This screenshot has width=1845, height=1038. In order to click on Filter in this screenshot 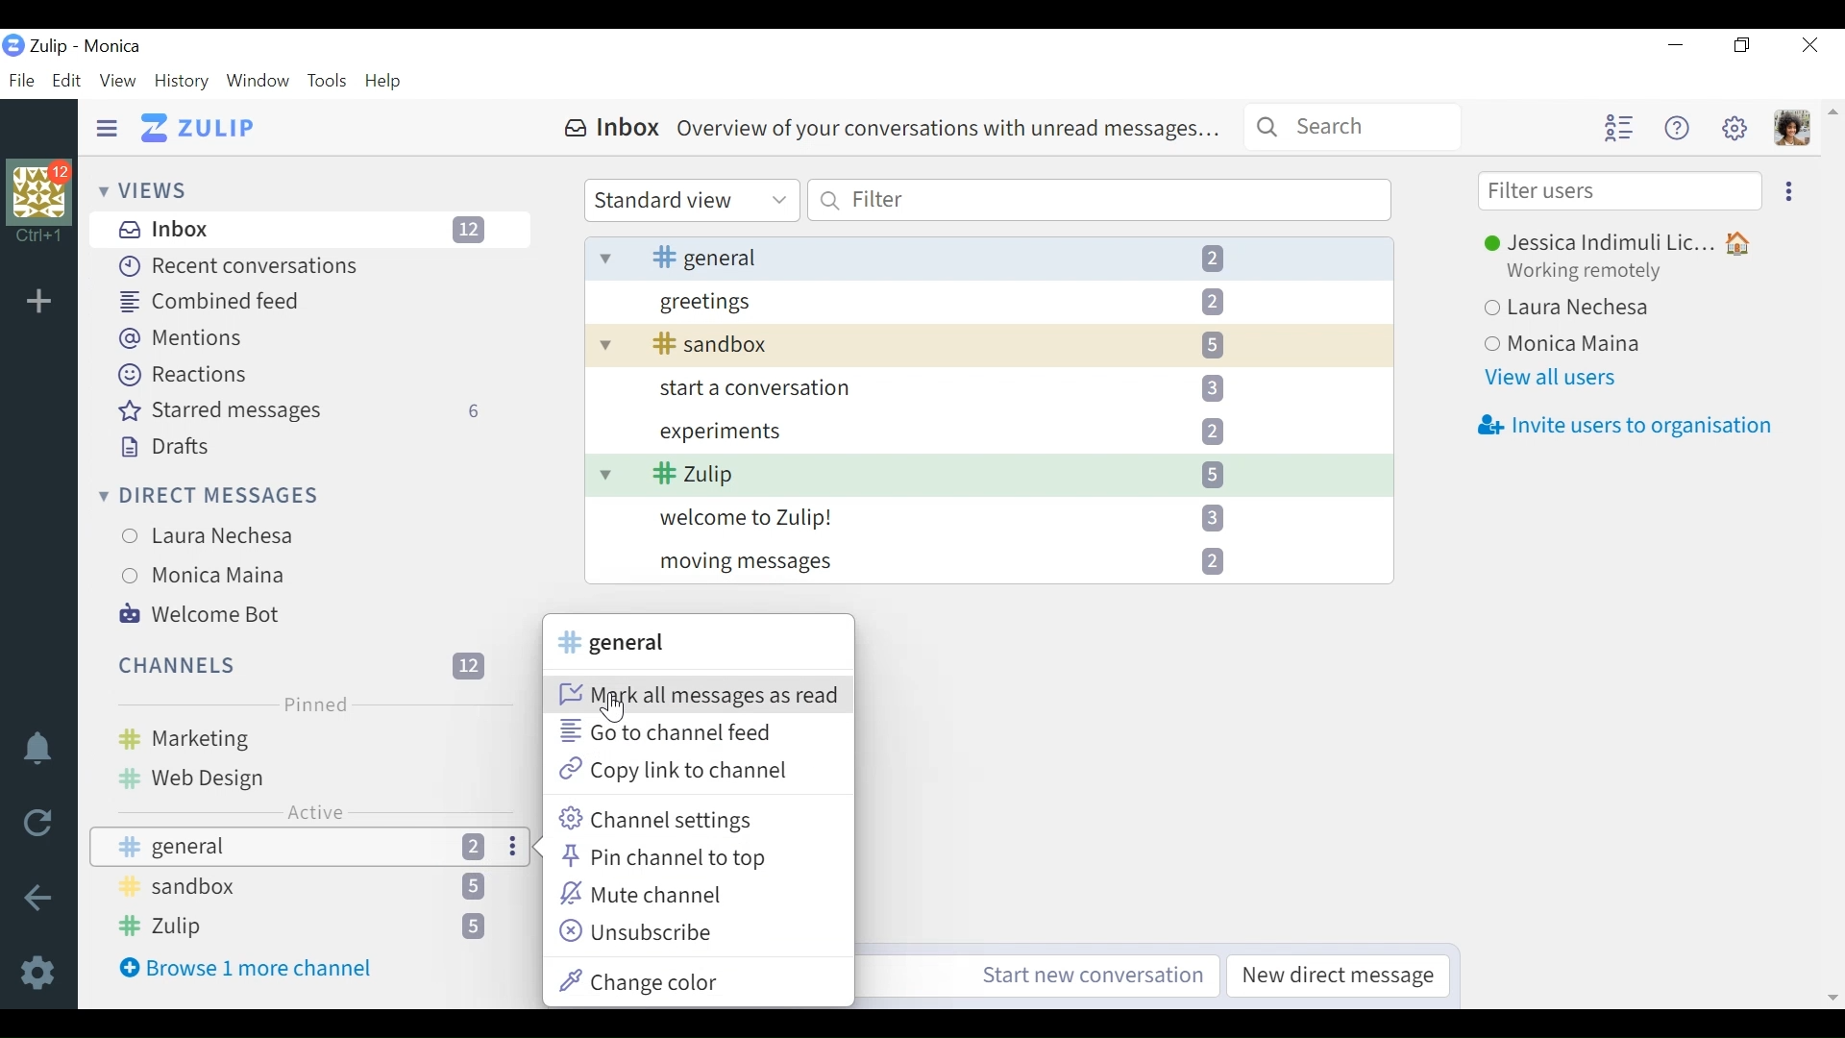, I will do `click(1098, 199)`.